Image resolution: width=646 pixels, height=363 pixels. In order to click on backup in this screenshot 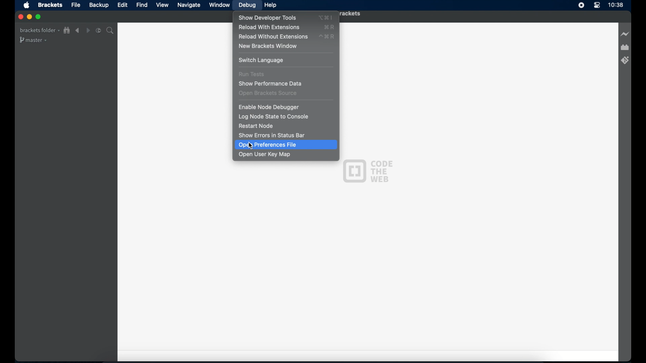, I will do `click(99, 5)`.